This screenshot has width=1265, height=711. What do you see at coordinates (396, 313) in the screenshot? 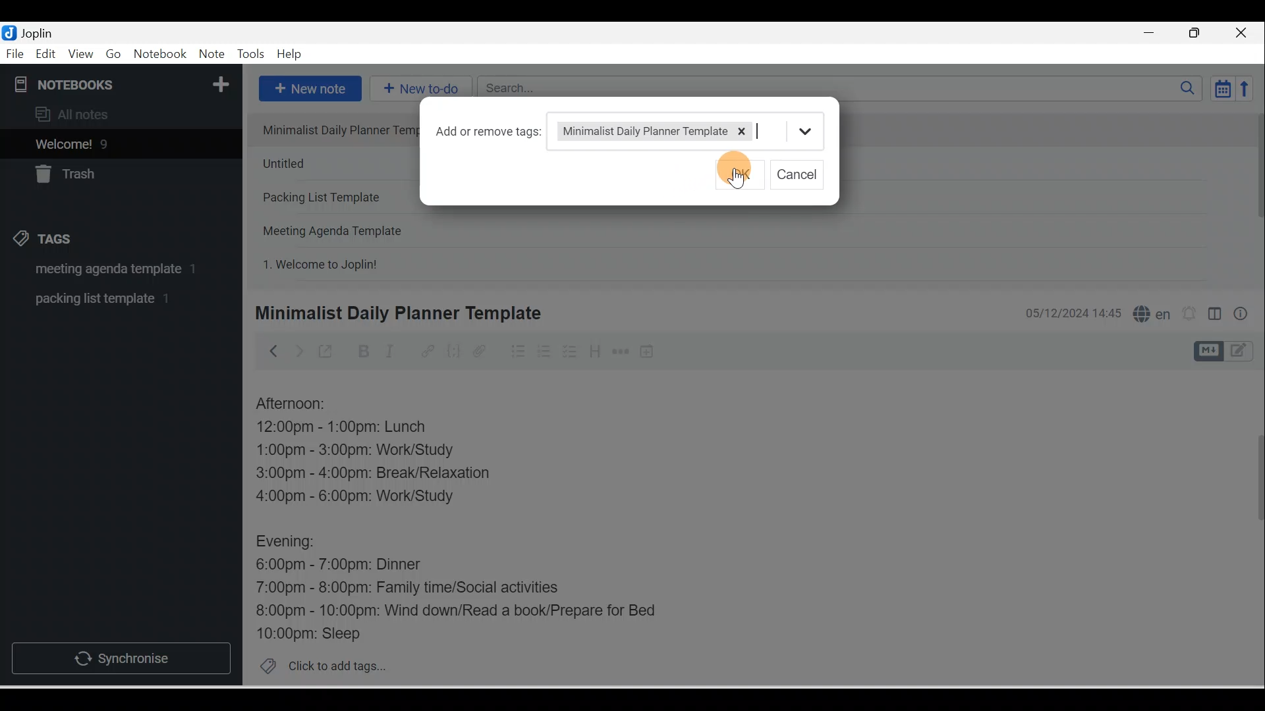
I see `Minimalist Daily Planner Template` at bounding box center [396, 313].